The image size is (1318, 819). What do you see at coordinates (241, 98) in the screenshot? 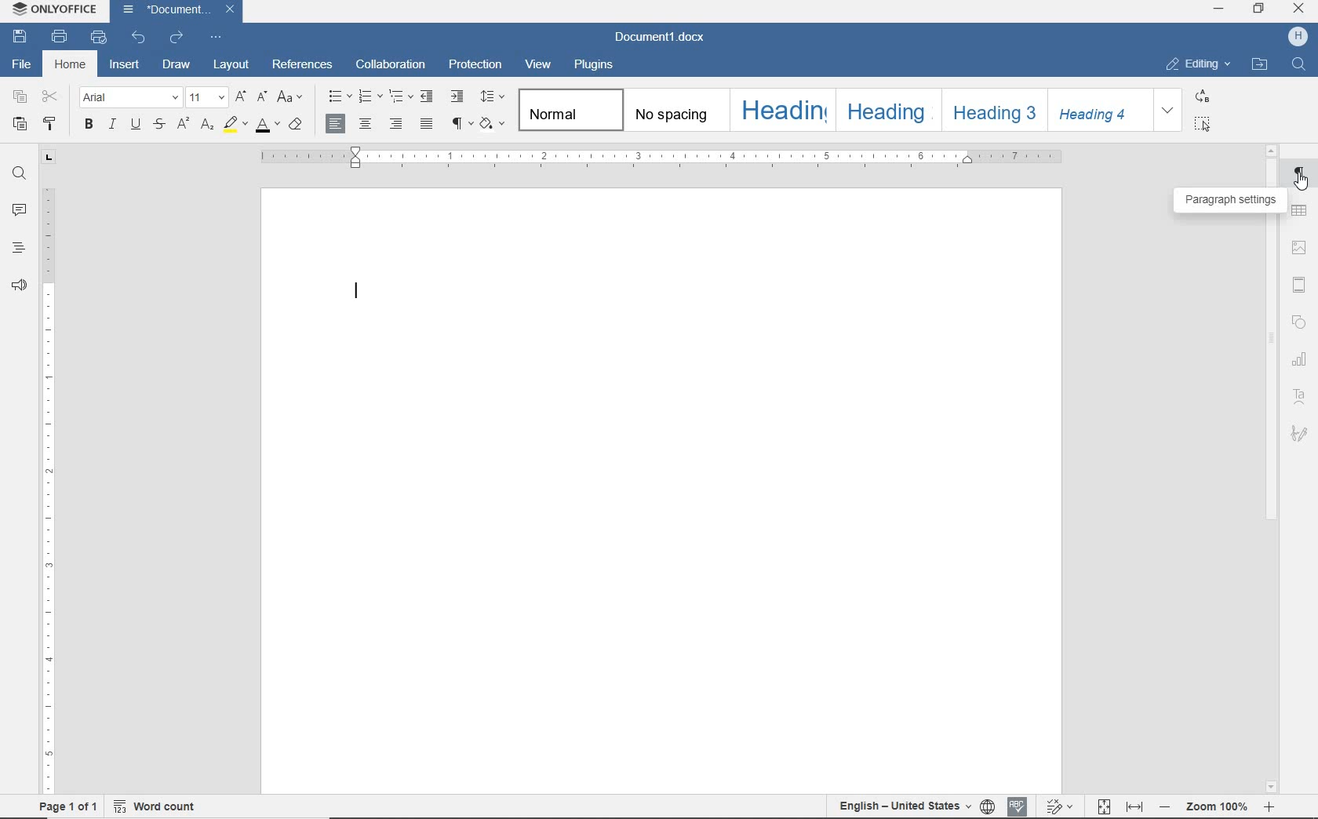
I see `increment font size` at bounding box center [241, 98].